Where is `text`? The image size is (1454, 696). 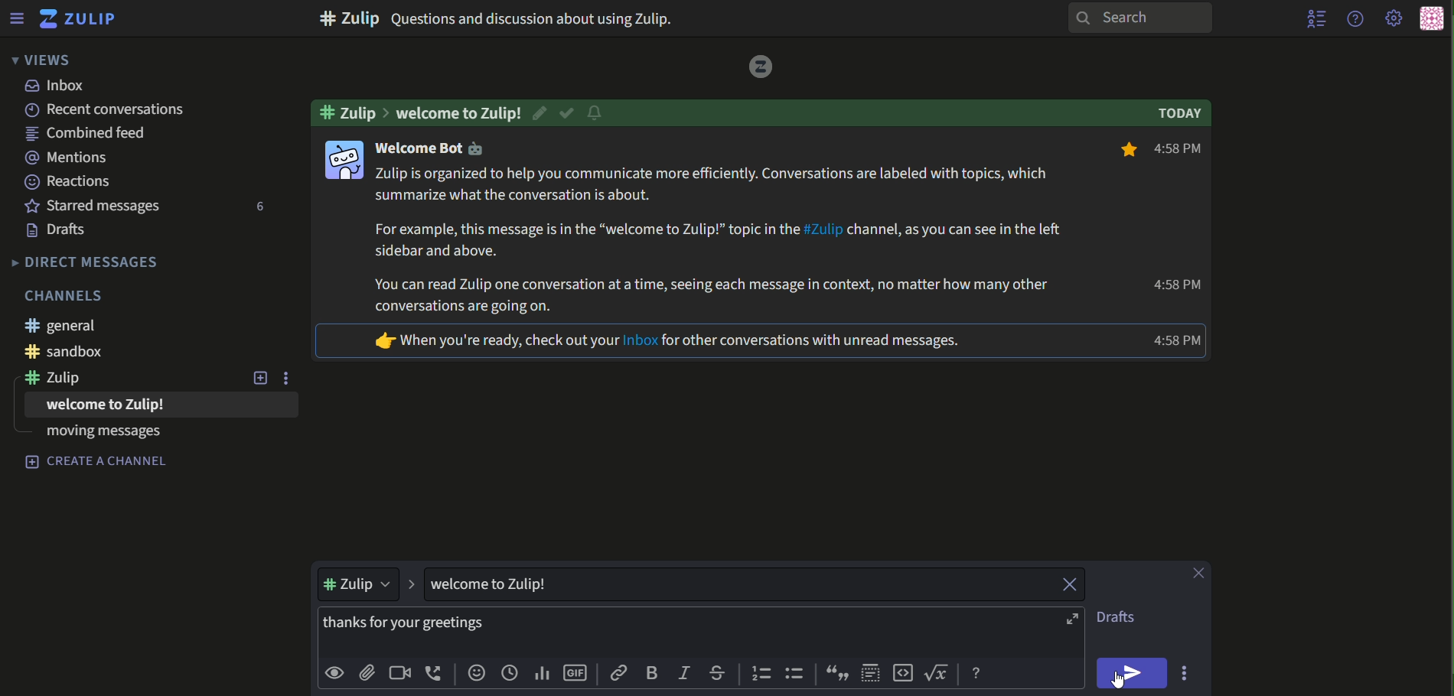
text is located at coordinates (69, 181).